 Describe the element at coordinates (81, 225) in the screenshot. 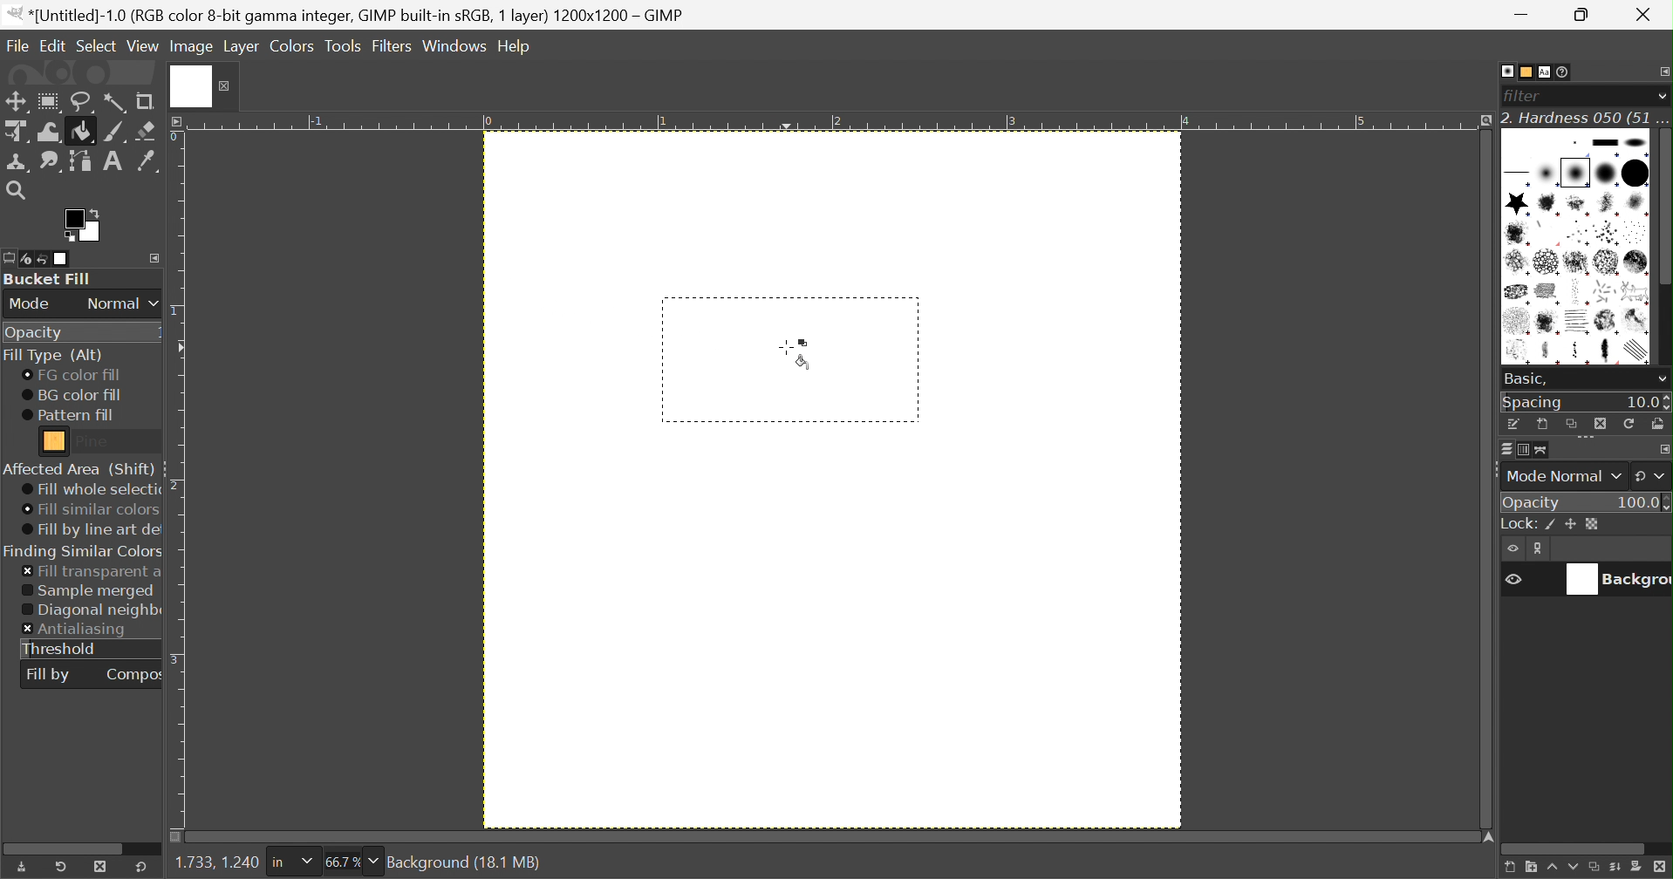

I see `The active foreground color. Click to open the color selection dialog.` at that location.